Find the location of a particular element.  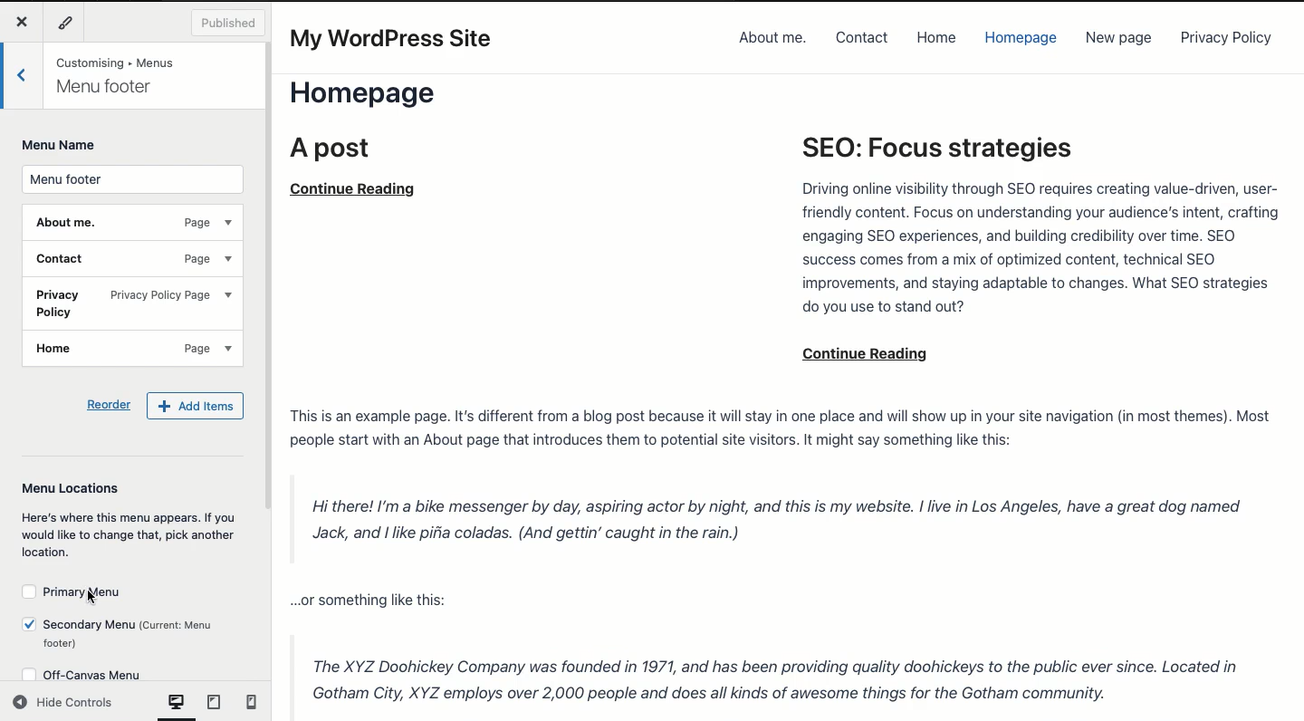

Hide controls is located at coordinates (65, 704).